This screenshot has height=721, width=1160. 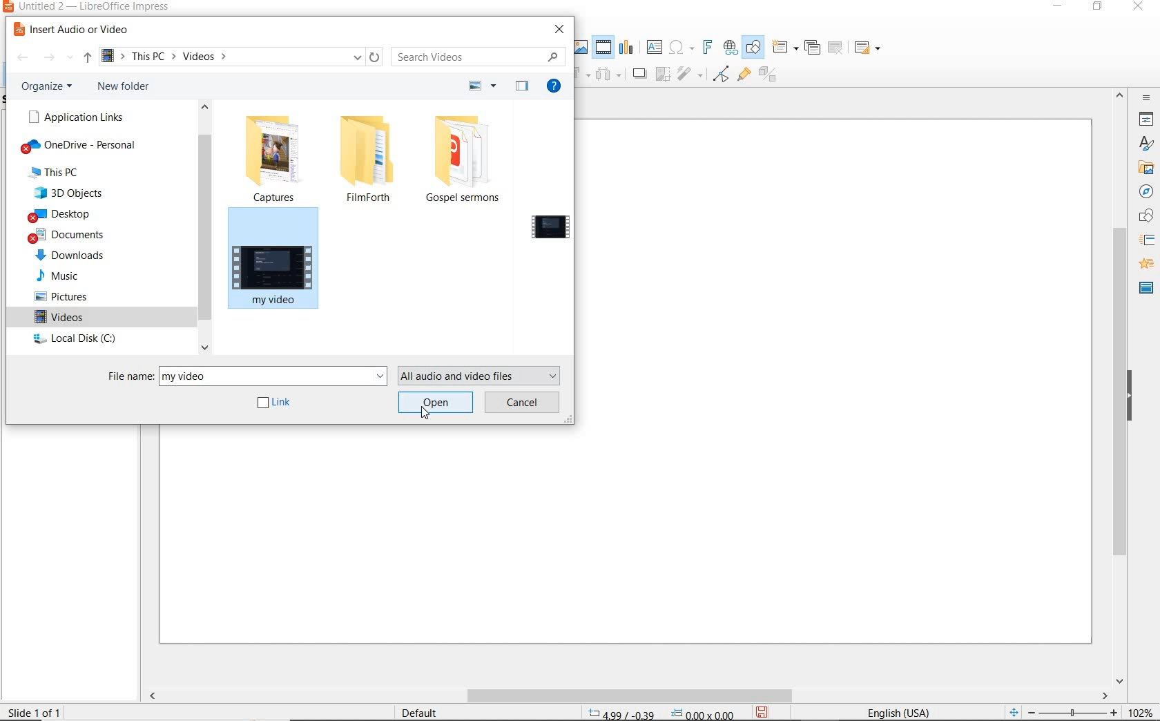 What do you see at coordinates (420, 711) in the screenshot?
I see `DEFAULT` at bounding box center [420, 711].